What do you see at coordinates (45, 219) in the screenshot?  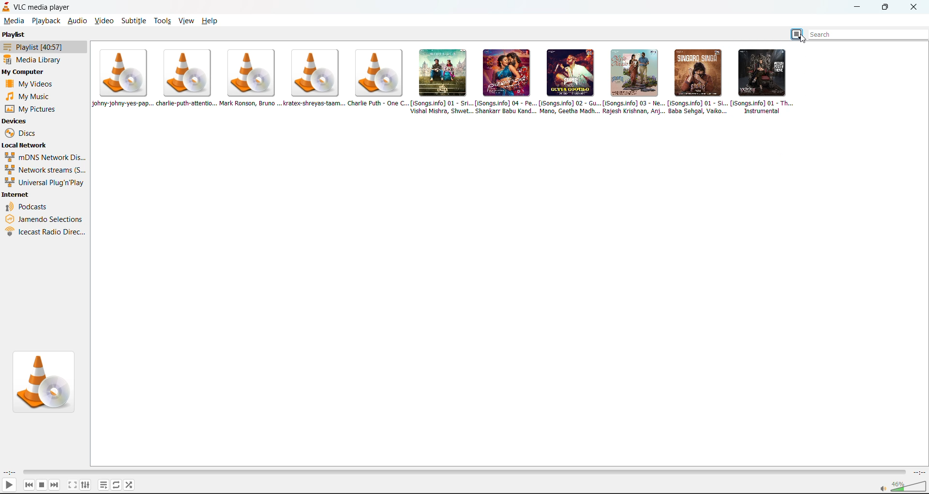 I see `jamendo selections` at bounding box center [45, 219].